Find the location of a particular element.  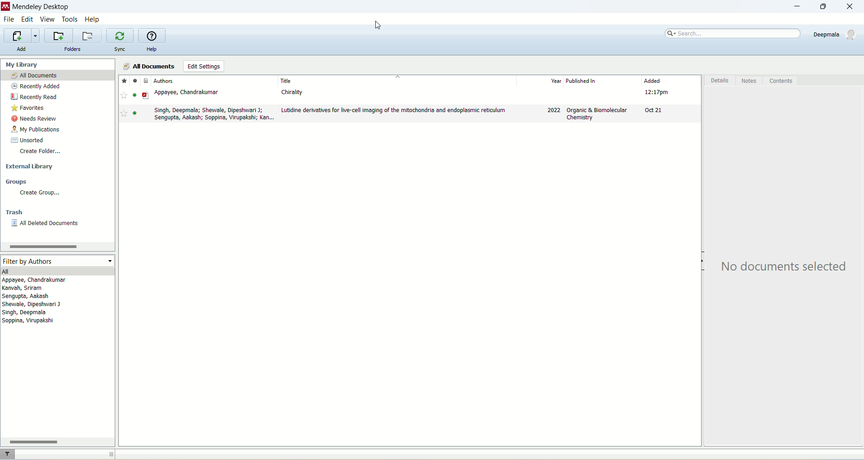

add is located at coordinates (22, 50).